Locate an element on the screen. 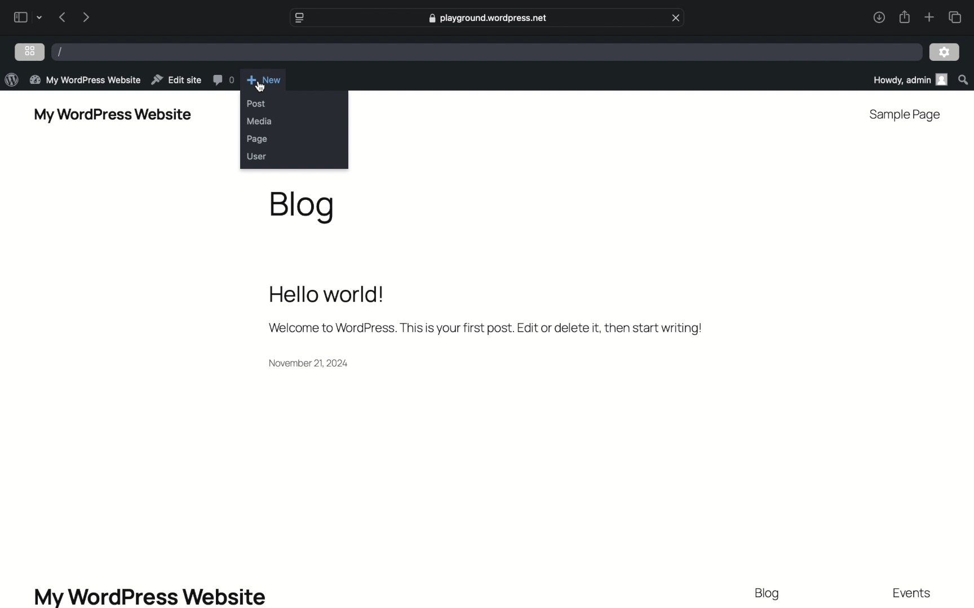  blog is located at coordinates (303, 207).